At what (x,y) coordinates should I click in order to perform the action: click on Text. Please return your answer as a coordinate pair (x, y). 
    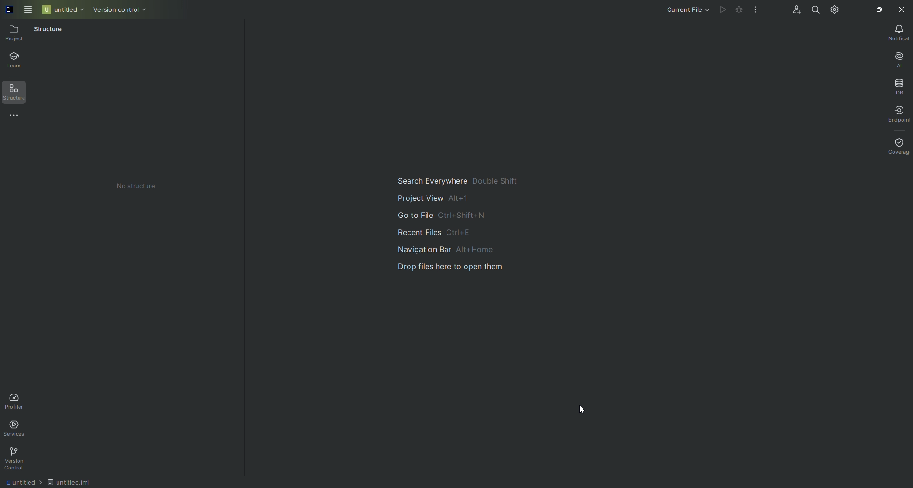
    Looking at the image, I should click on (136, 185).